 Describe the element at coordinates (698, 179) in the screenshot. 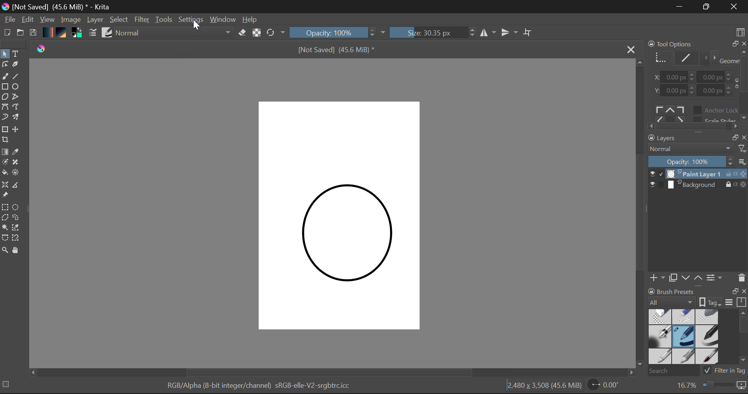

I see `Layers` at that location.